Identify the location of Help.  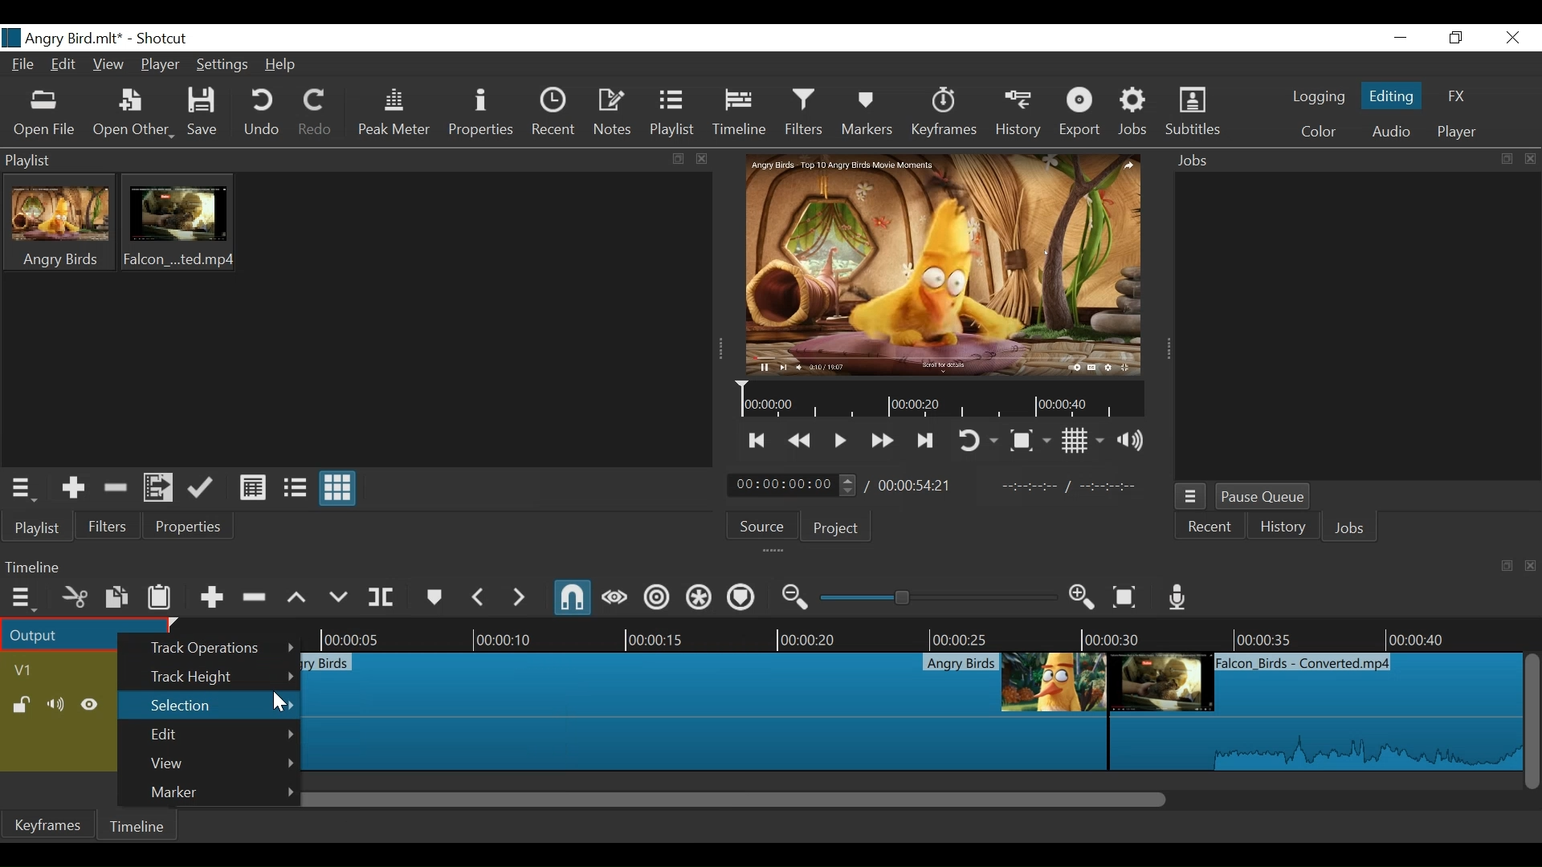
(281, 66).